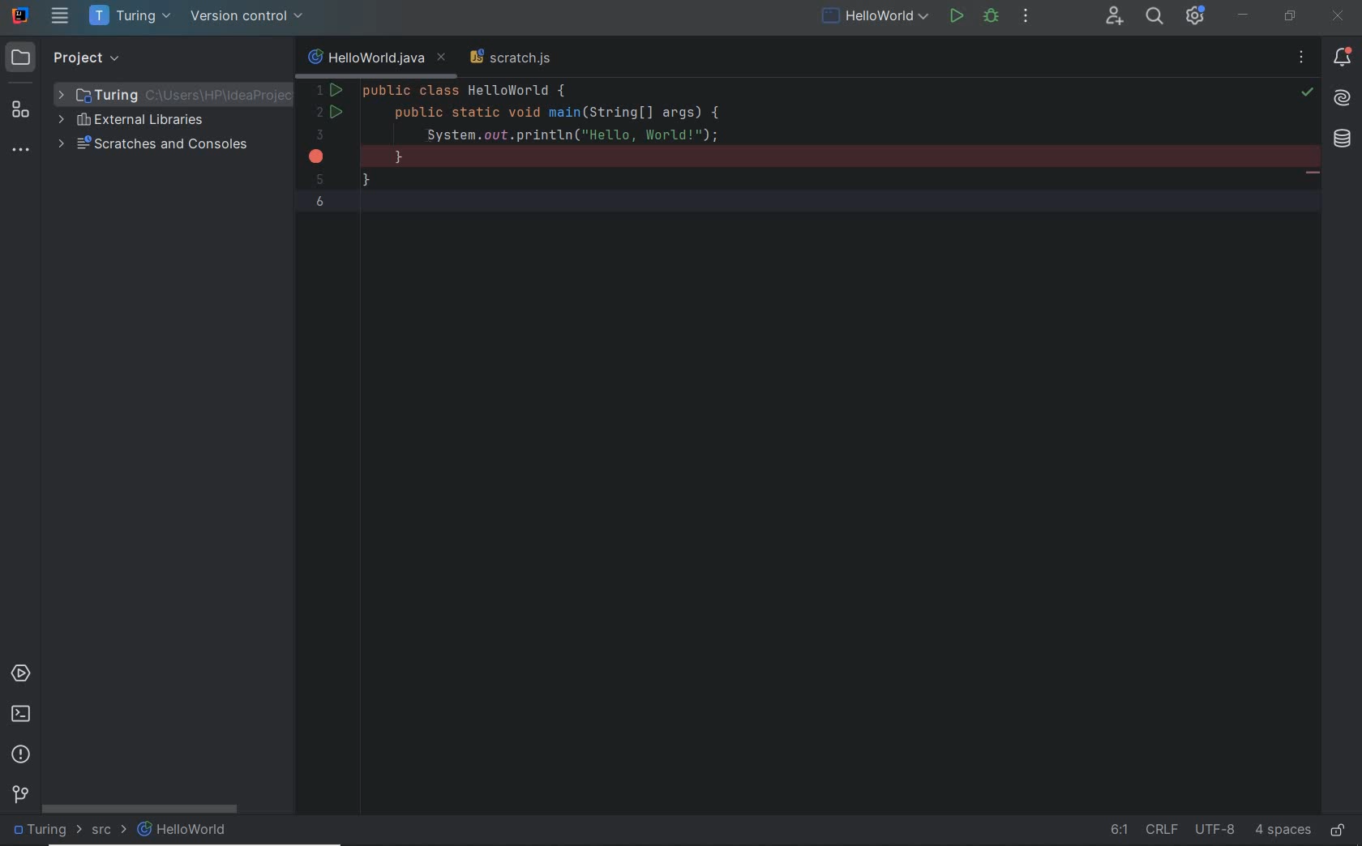 This screenshot has height=846, width=1362. What do you see at coordinates (149, 810) in the screenshot?
I see `scrollbar` at bounding box center [149, 810].